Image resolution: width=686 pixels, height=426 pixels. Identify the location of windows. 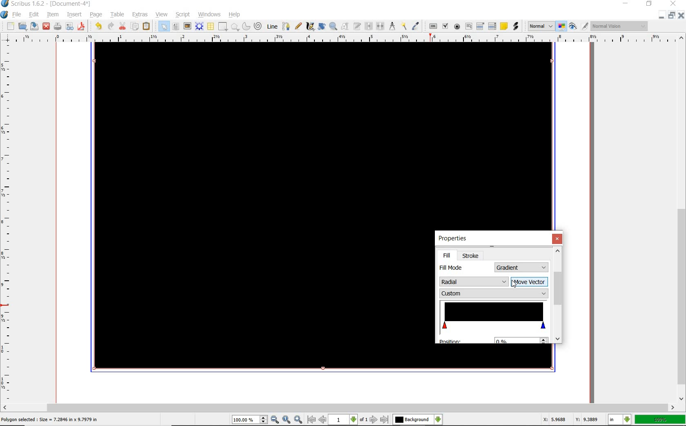
(209, 14).